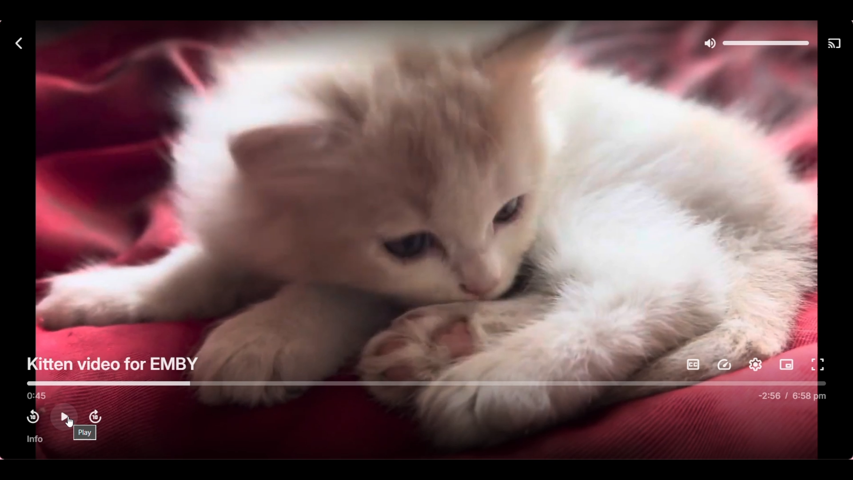 Image resolution: width=853 pixels, height=480 pixels. What do you see at coordinates (817, 365) in the screenshot?
I see `Fullscreen` at bounding box center [817, 365].